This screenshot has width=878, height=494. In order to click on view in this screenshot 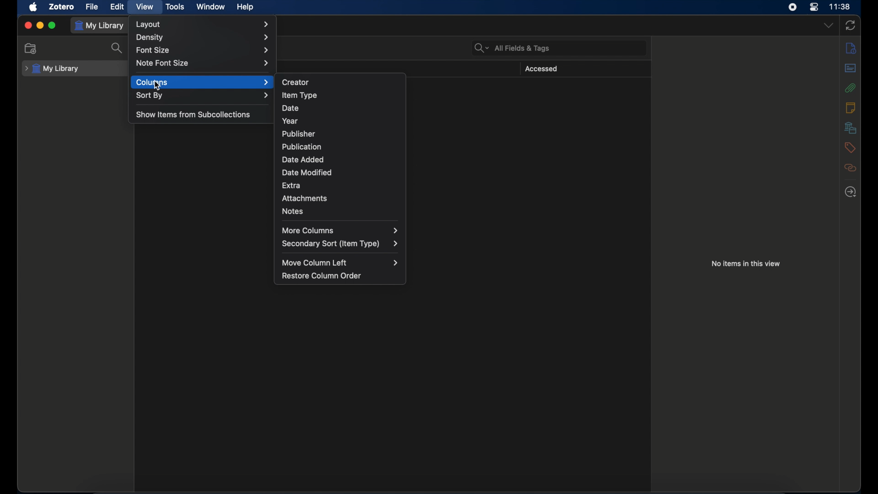, I will do `click(145, 7)`.